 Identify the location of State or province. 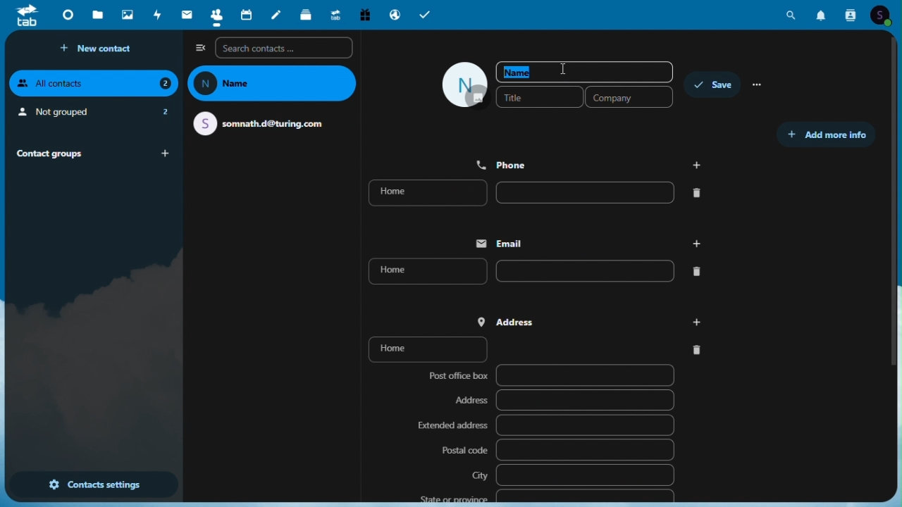
(545, 496).